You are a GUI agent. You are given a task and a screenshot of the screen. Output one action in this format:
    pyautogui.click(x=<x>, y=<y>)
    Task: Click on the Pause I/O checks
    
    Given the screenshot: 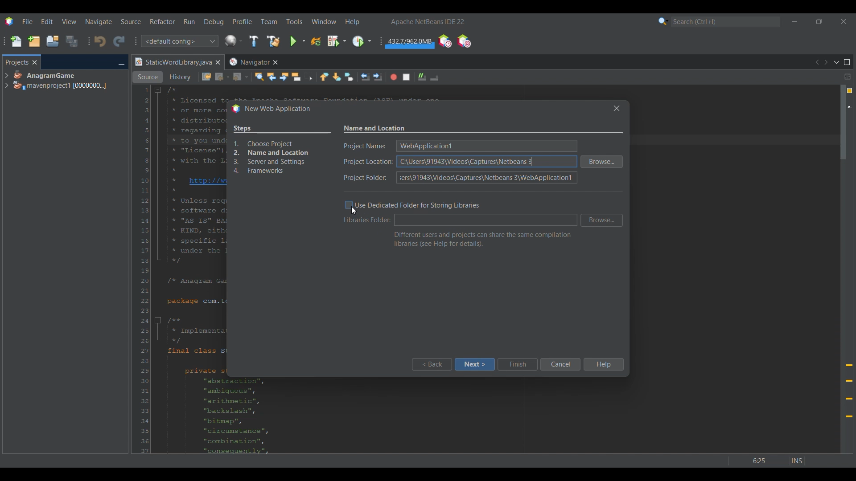 What is the action you would take?
    pyautogui.click(x=464, y=41)
    